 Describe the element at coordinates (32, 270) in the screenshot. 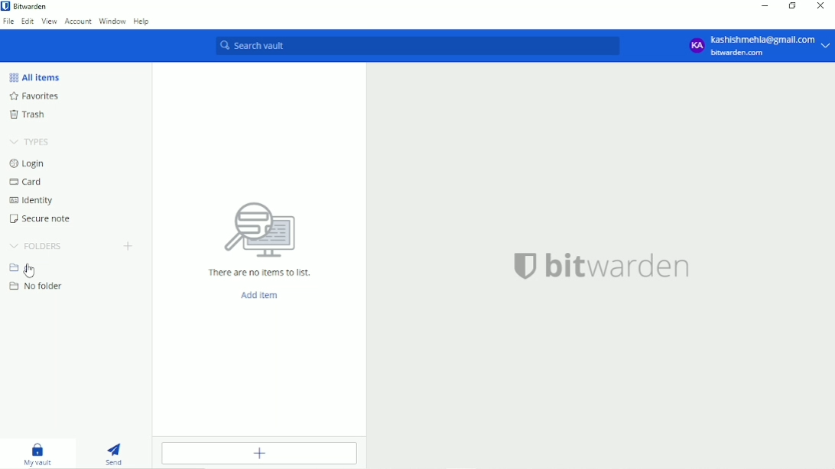

I see `cursor` at that location.